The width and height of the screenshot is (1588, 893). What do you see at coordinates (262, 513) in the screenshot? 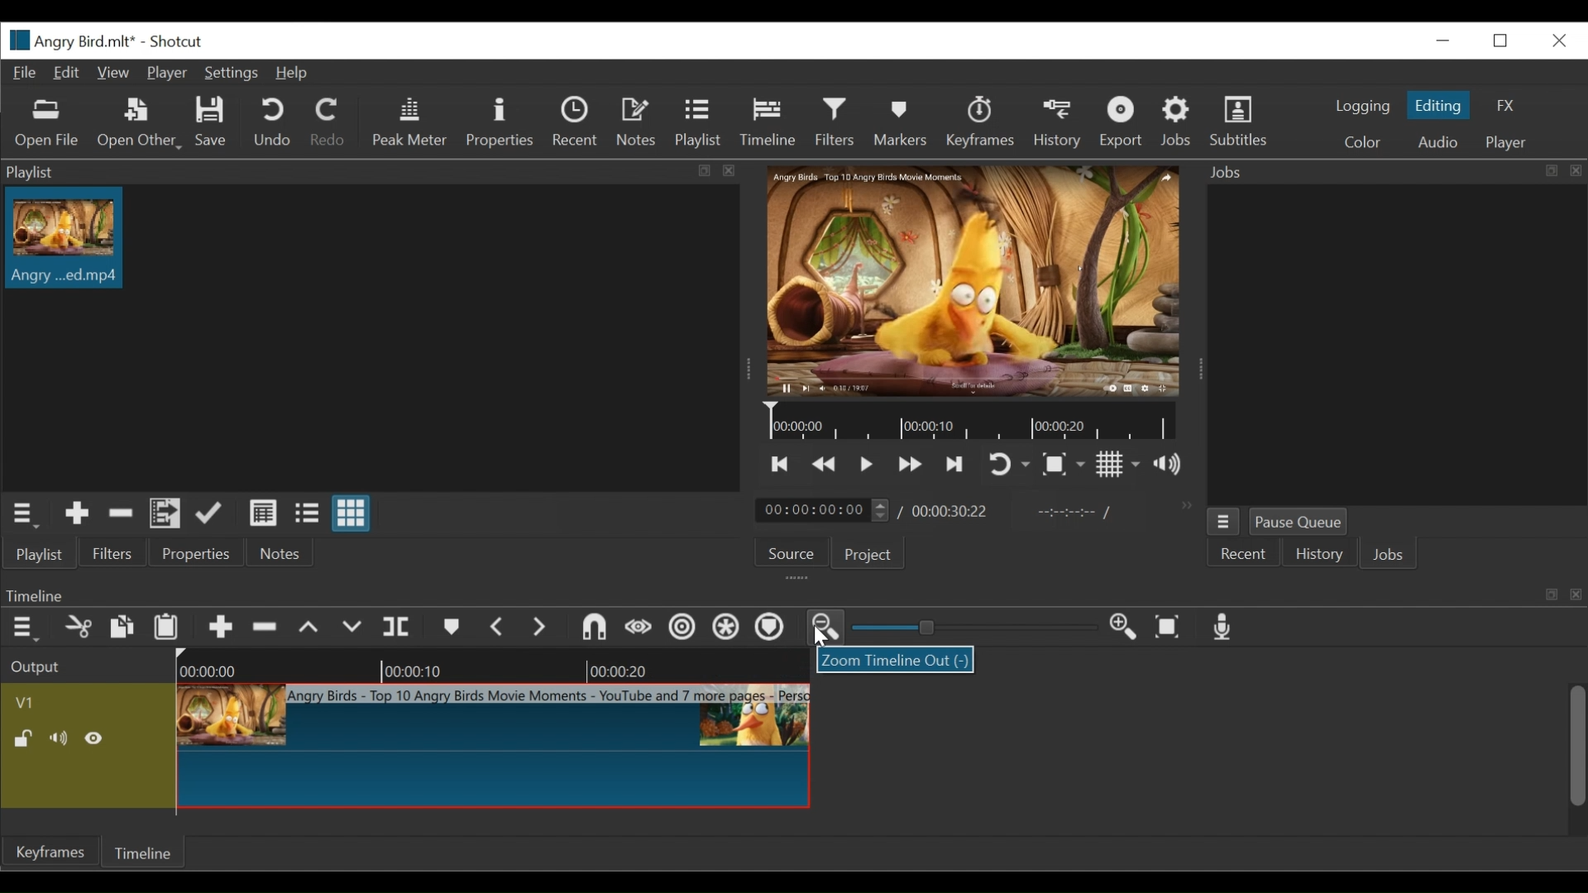
I see `View as detail` at bounding box center [262, 513].